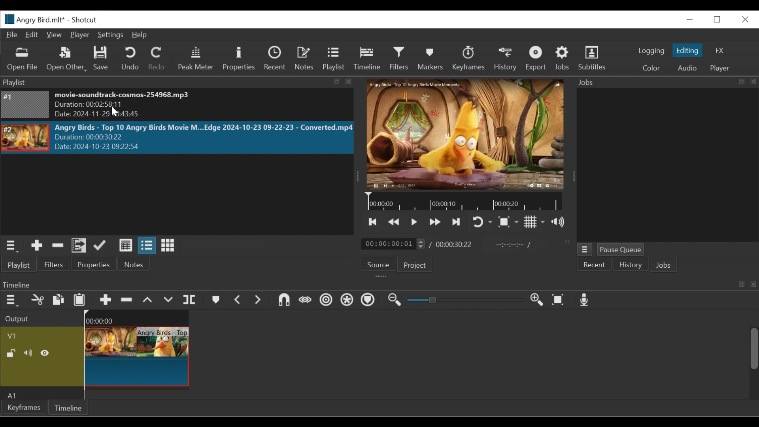  What do you see at coordinates (334, 59) in the screenshot?
I see `Playlist` at bounding box center [334, 59].